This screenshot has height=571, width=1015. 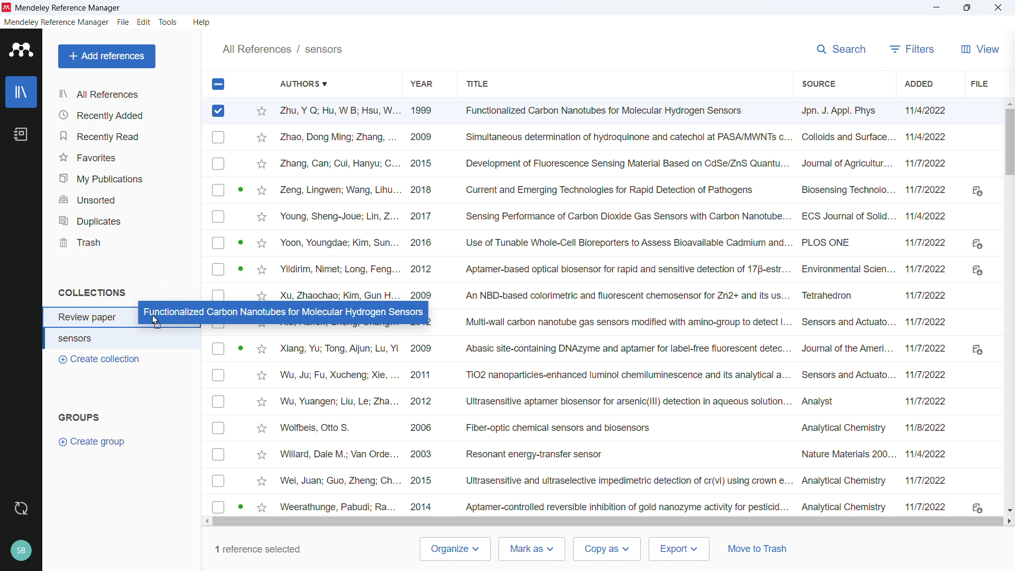 I want to click on Vertical scroll bar , so click(x=1010, y=149).